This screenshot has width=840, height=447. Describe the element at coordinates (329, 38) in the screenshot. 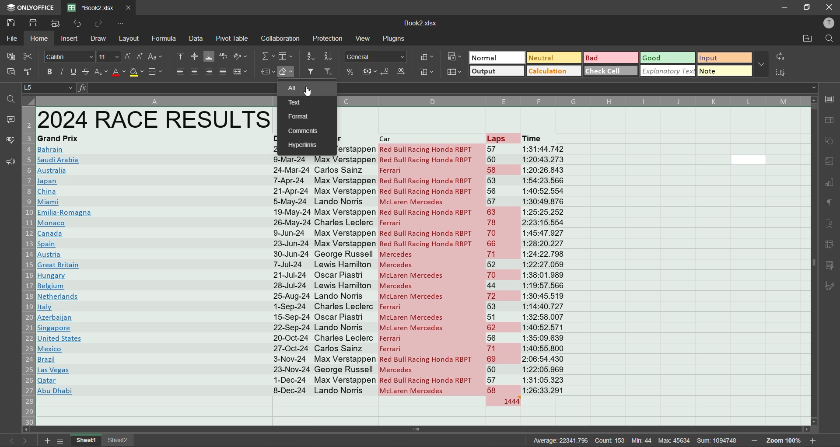

I see `protection` at that location.